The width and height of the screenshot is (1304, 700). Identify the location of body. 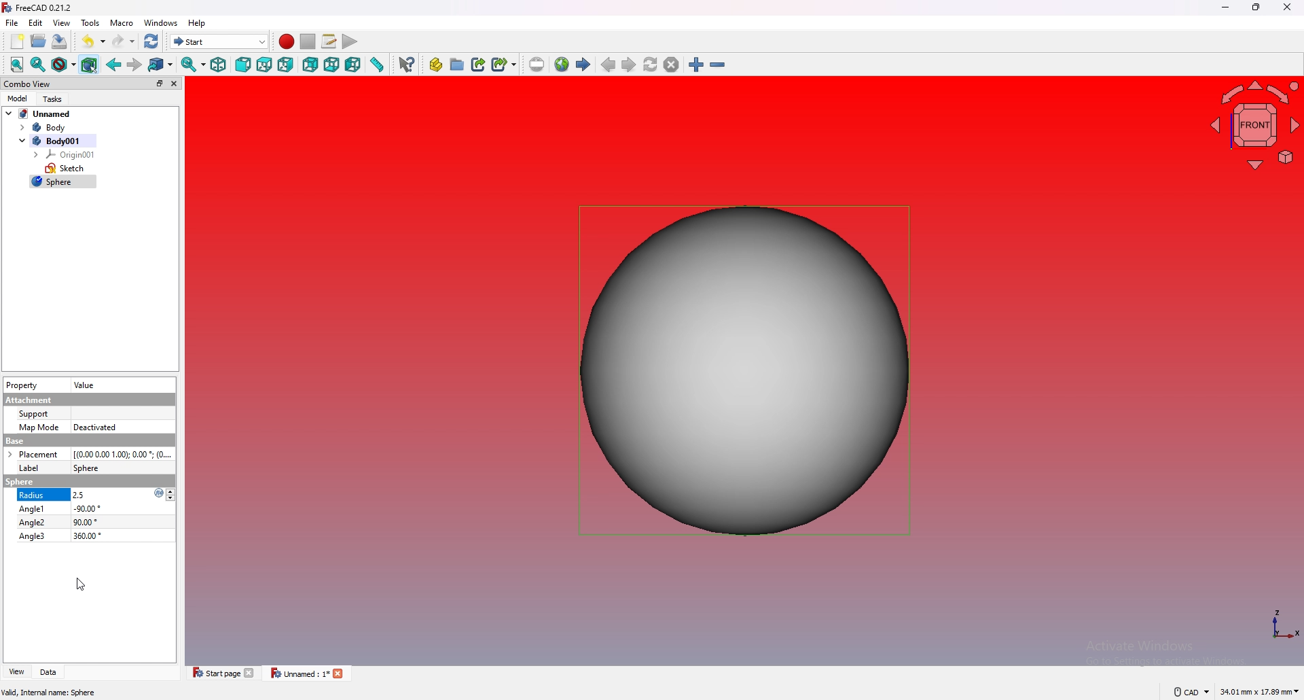
(52, 128).